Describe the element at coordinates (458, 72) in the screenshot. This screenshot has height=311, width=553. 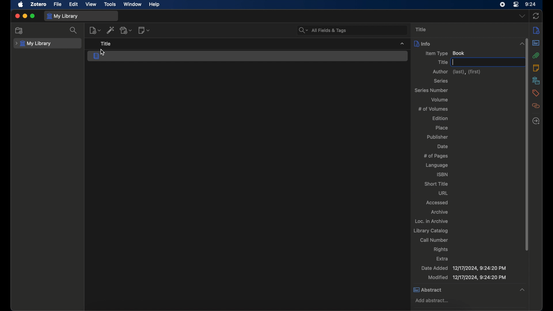
I see `author` at that location.